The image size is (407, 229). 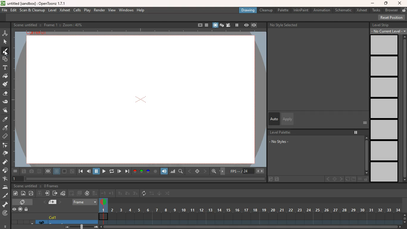 What do you see at coordinates (5, 33) in the screenshot?
I see `animation` at bounding box center [5, 33].